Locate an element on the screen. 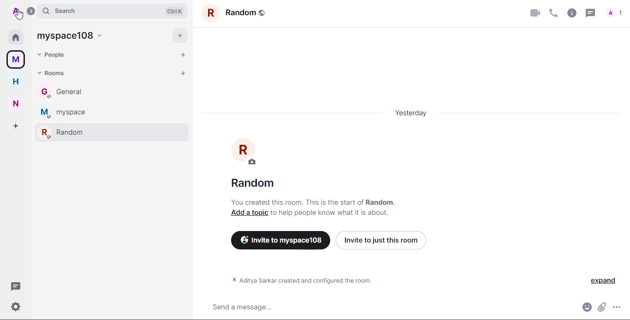 Image resolution: width=630 pixels, height=320 pixels. room is located at coordinates (62, 92).